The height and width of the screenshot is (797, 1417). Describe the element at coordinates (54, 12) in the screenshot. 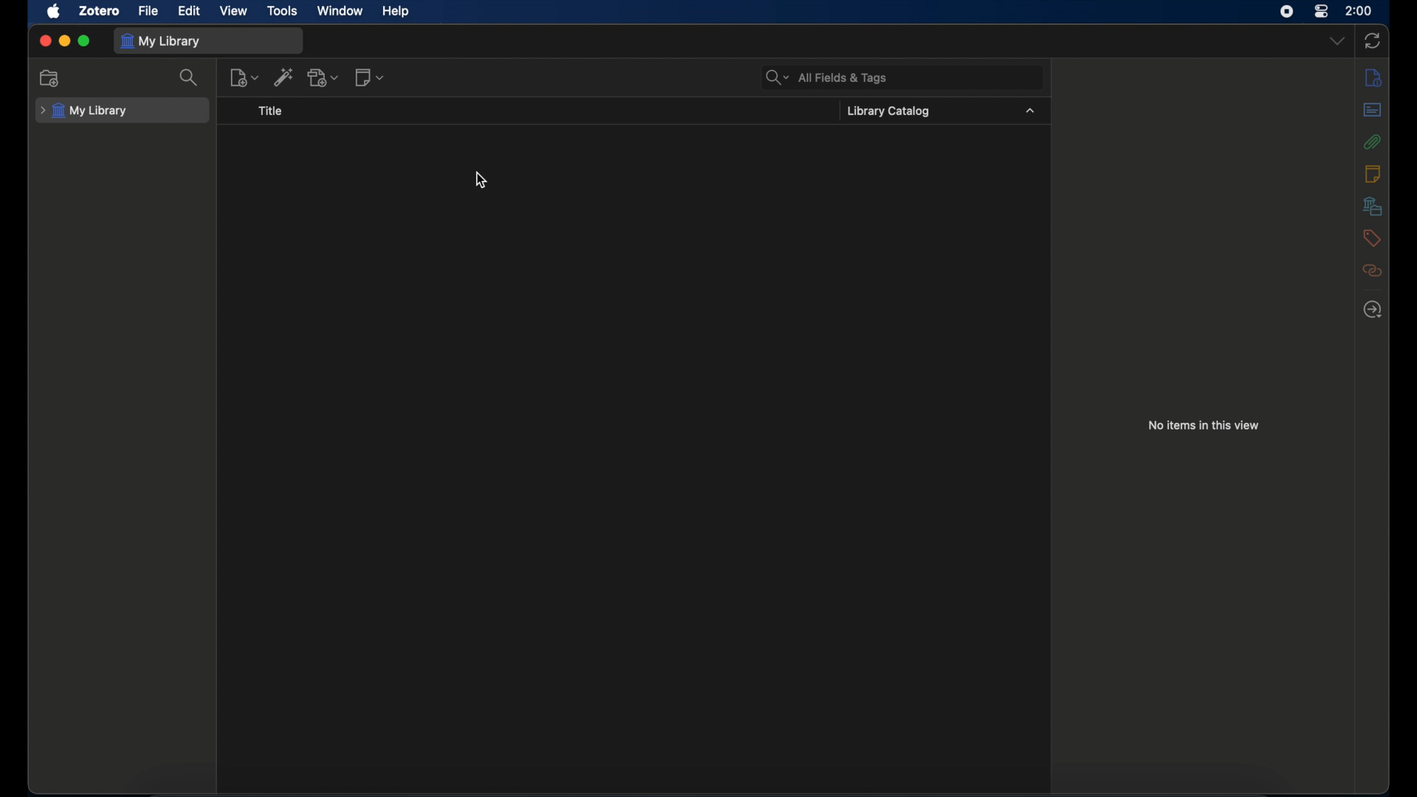

I see `apple` at that location.